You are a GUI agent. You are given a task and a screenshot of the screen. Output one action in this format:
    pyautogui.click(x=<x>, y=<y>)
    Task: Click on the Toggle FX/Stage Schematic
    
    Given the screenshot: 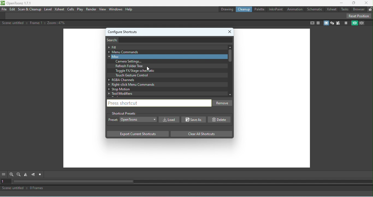 What is the action you would take?
    pyautogui.click(x=136, y=71)
    